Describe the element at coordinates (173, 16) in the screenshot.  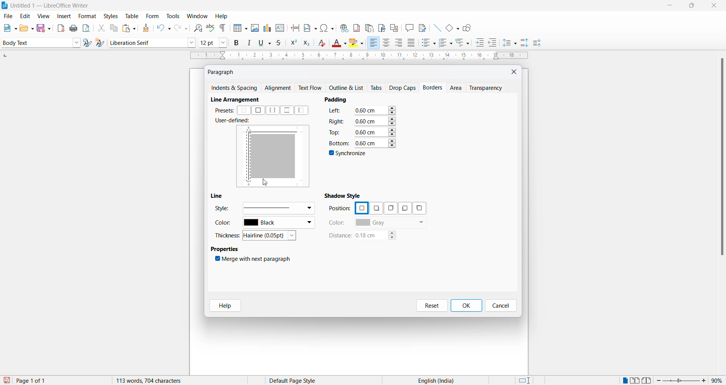
I see `tools` at that location.